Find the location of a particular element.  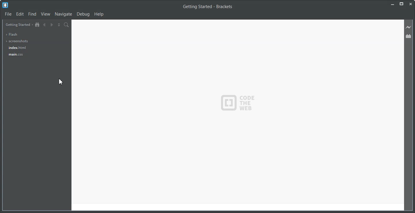

Cursor is located at coordinates (61, 82).